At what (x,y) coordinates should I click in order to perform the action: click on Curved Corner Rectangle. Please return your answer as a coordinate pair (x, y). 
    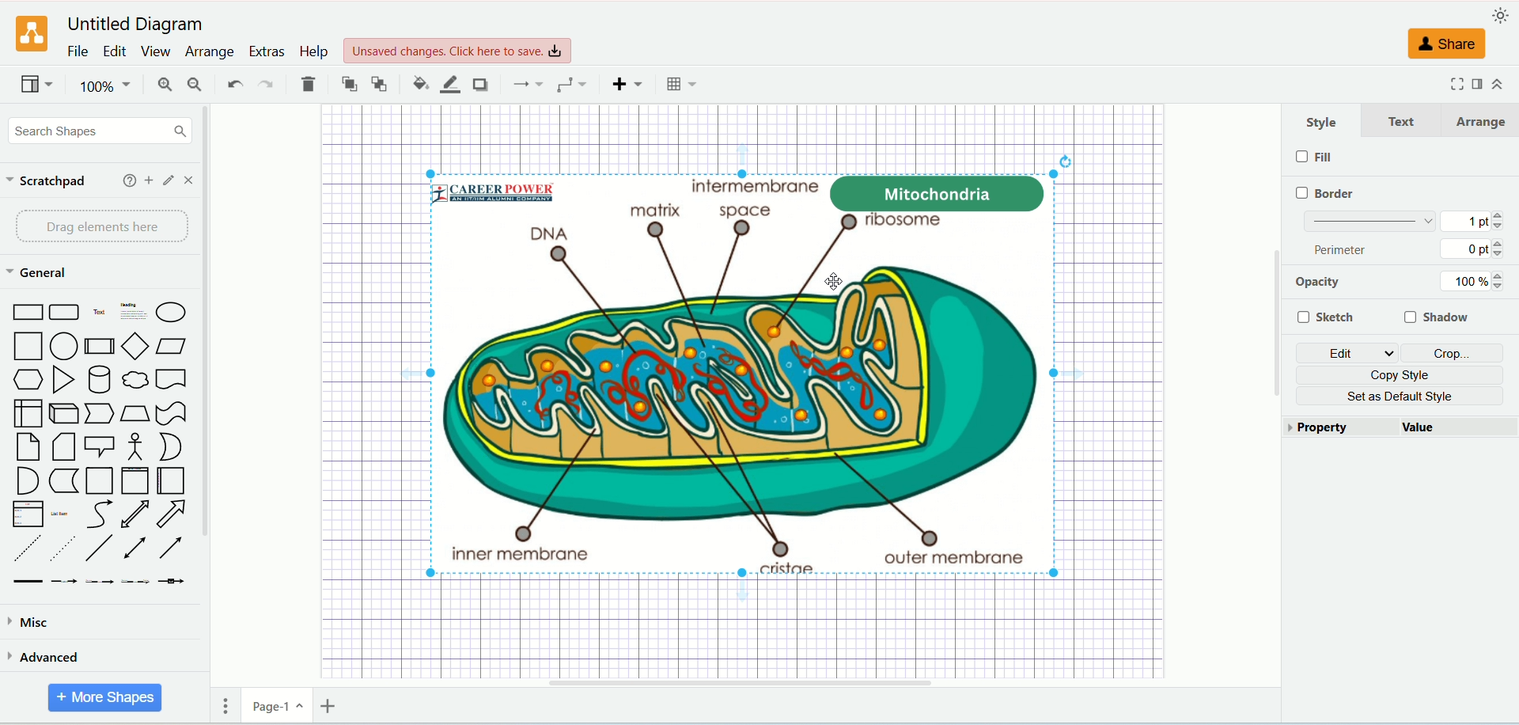
    Looking at the image, I should click on (65, 313).